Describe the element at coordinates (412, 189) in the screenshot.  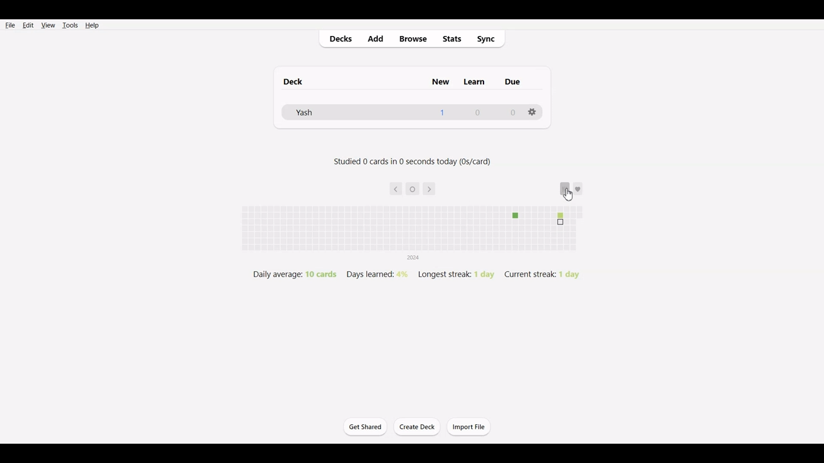
I see `Today` at that location.